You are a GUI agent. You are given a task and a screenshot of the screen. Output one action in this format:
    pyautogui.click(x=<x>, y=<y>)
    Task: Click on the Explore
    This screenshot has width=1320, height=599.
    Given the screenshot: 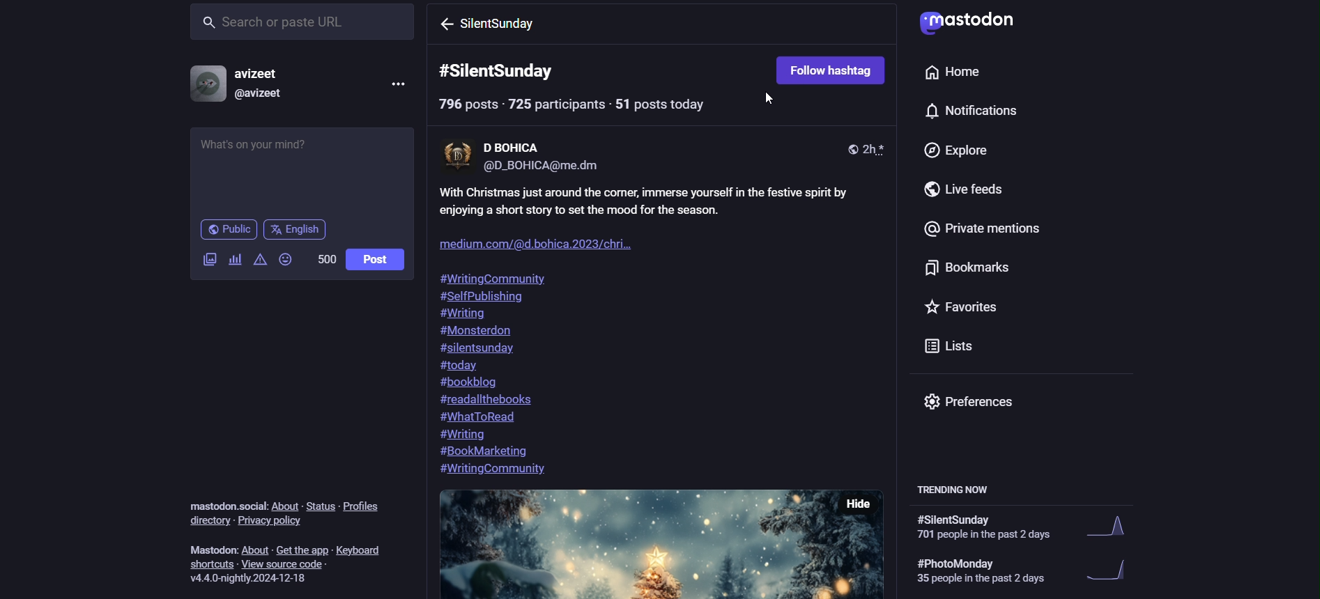 What is the action you would take?
    pyautogui.click(x=953, y=151)
    